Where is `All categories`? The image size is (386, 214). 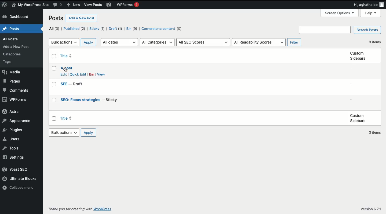 All categories is located at coordinates (157, 42).